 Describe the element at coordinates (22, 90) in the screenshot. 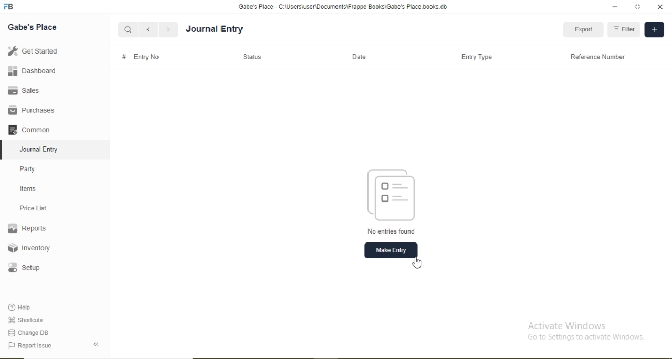

I see `Sales` at that location.